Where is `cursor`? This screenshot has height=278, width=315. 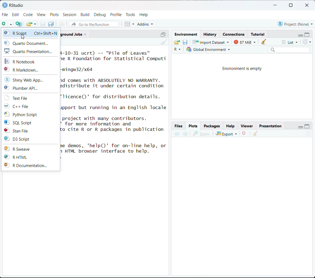
cursor is located at coordinates (23, 37).